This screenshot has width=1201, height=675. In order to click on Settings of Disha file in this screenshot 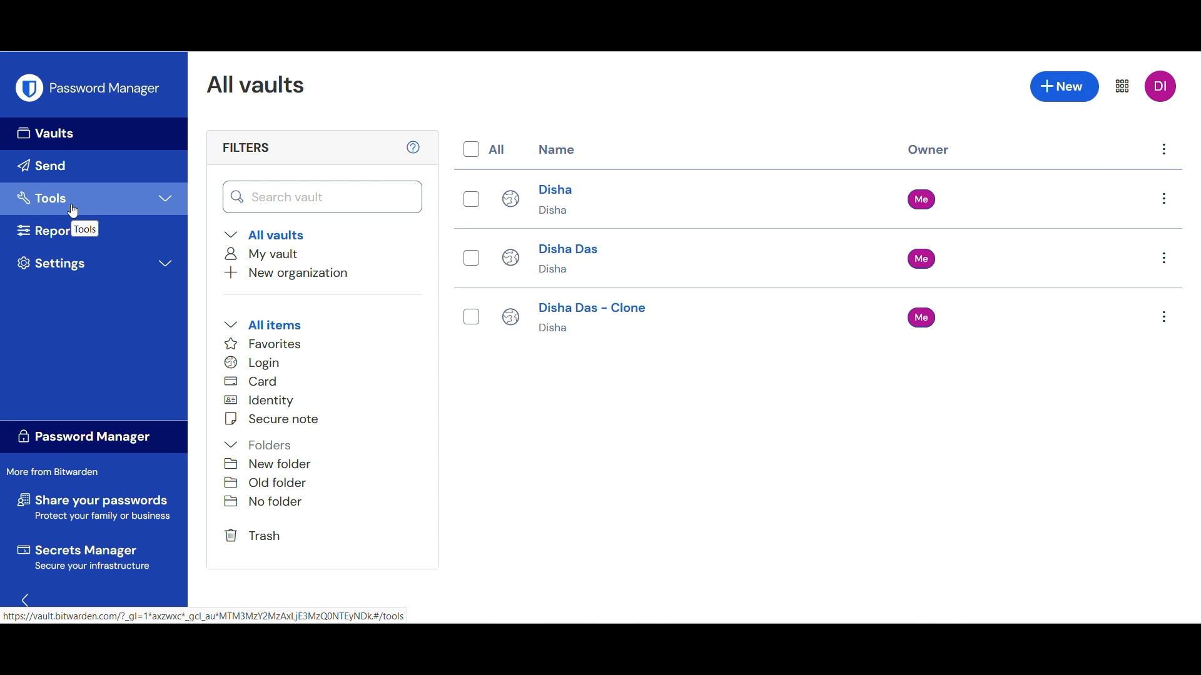, I will do `click(1164, 199)`.